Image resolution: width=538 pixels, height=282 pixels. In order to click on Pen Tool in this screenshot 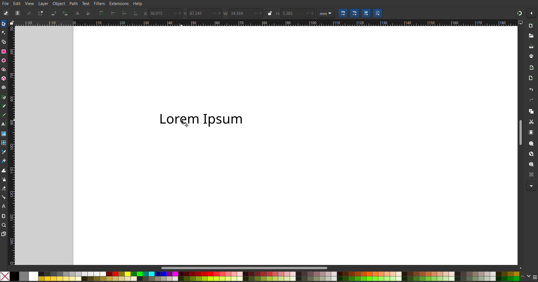, I will do `click(5, 98)`.